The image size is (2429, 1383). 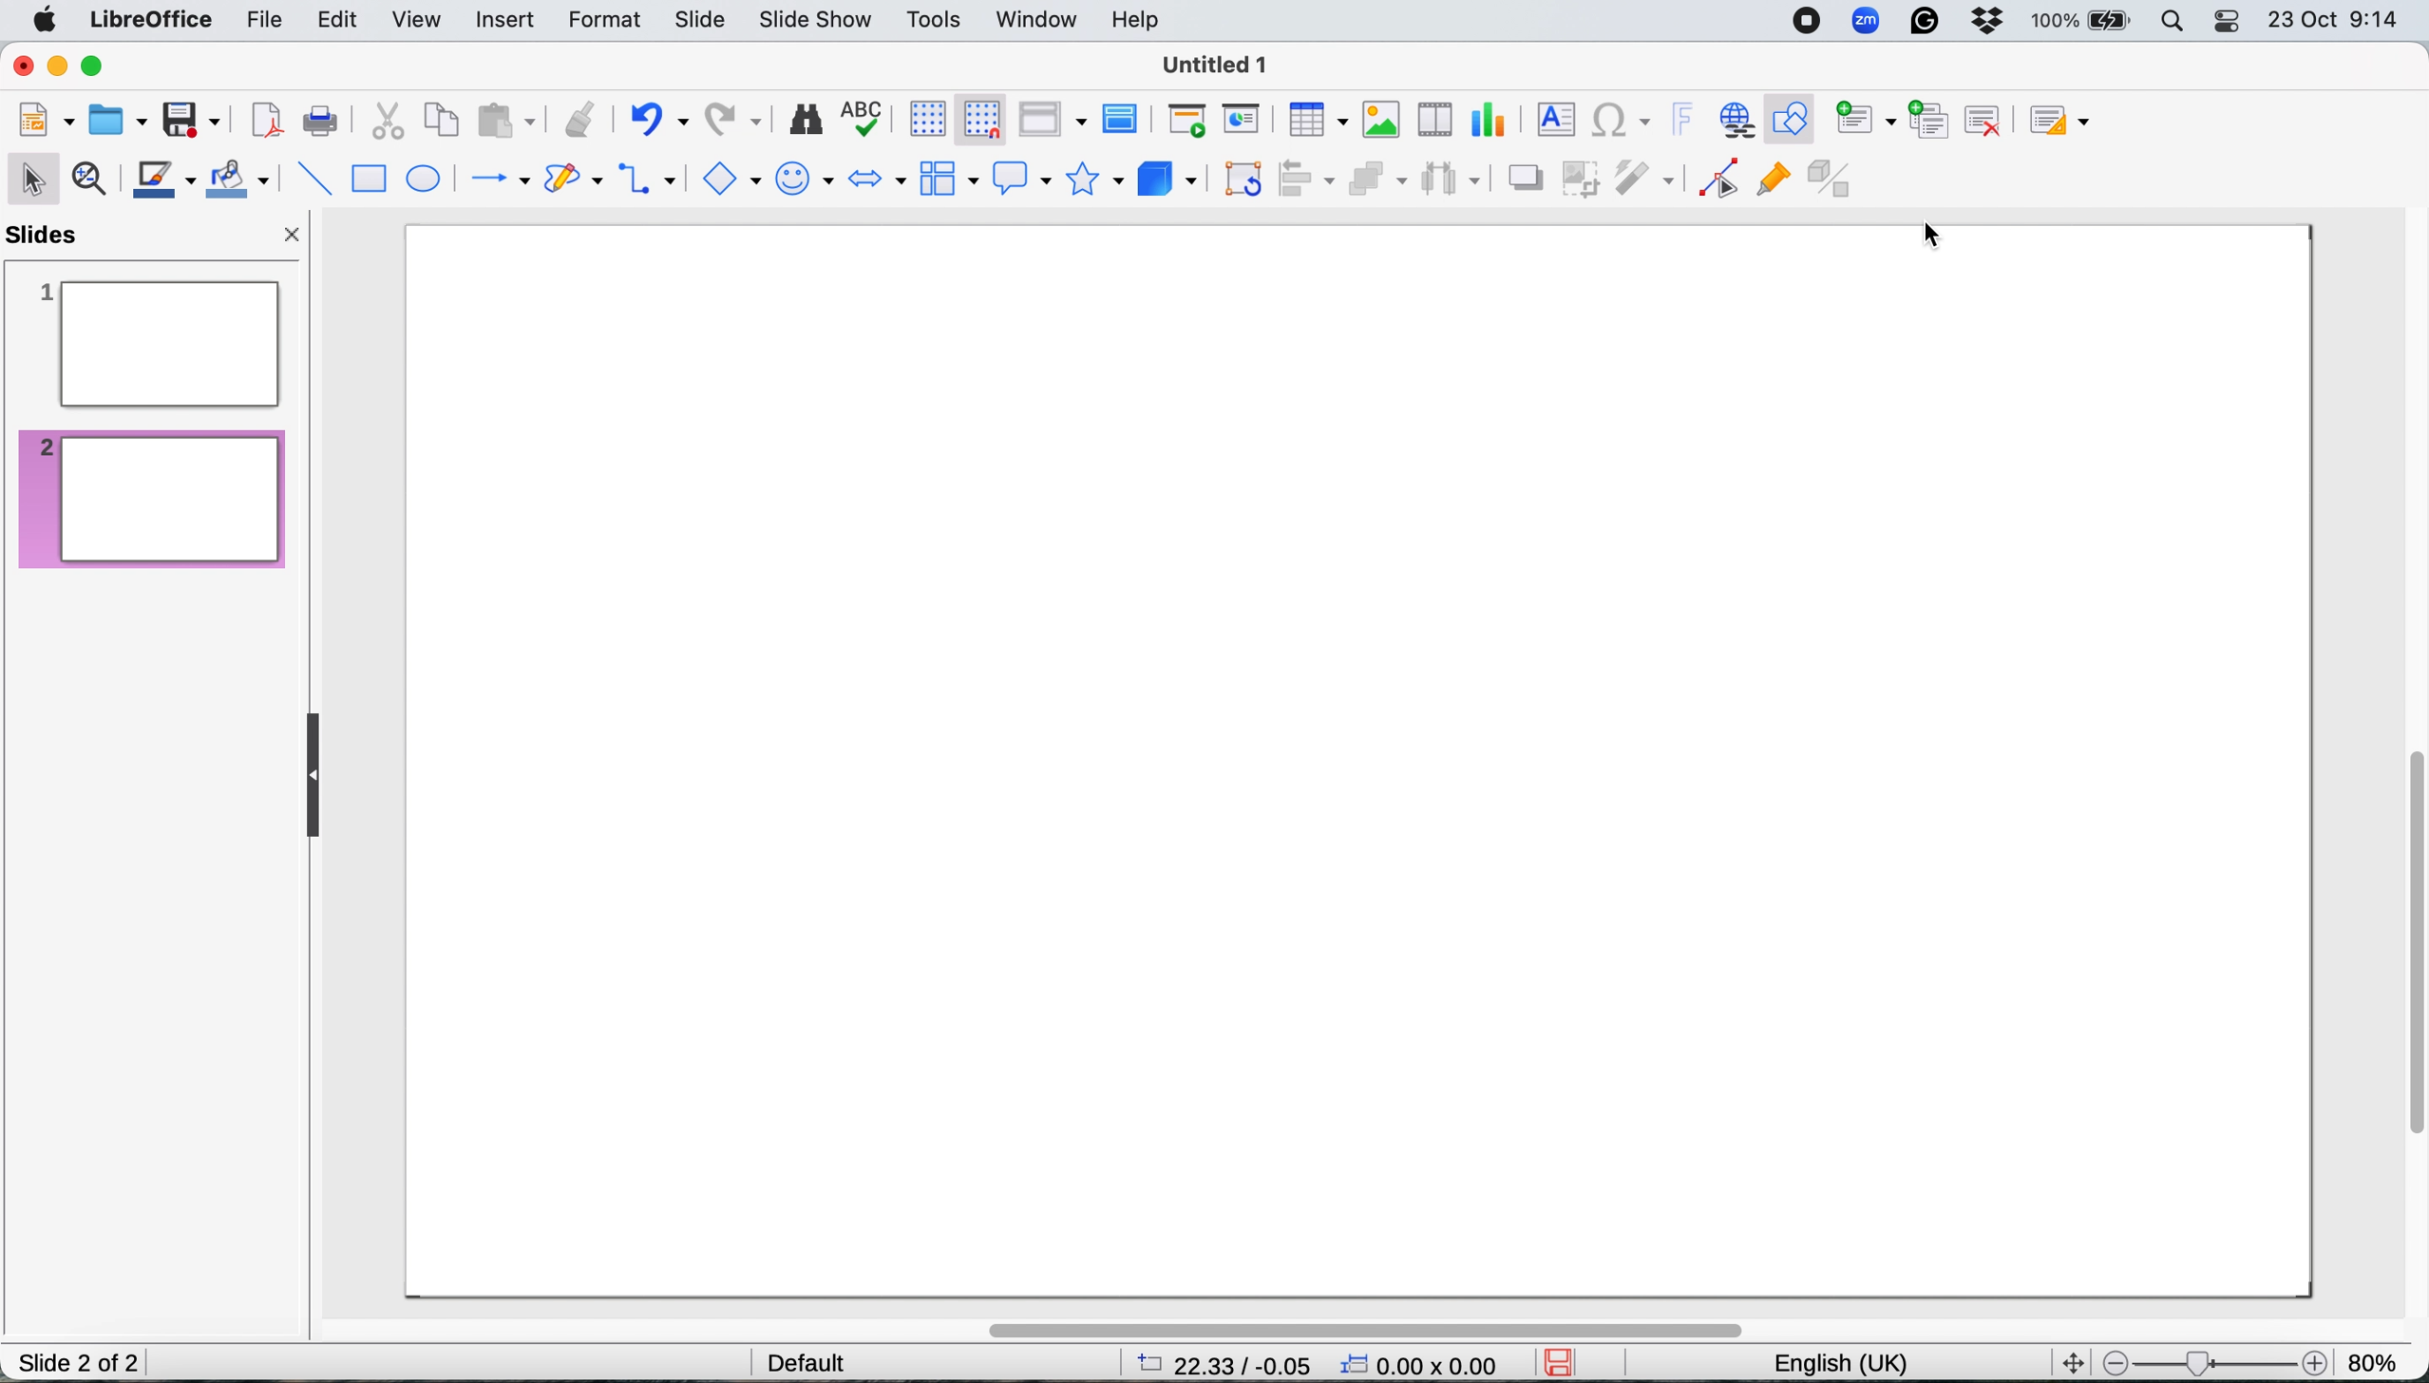 What do you see at coordinates (1451, 179) in the screenshot?
I see `select three objects to distribute` at bounding box center [1451, 179].